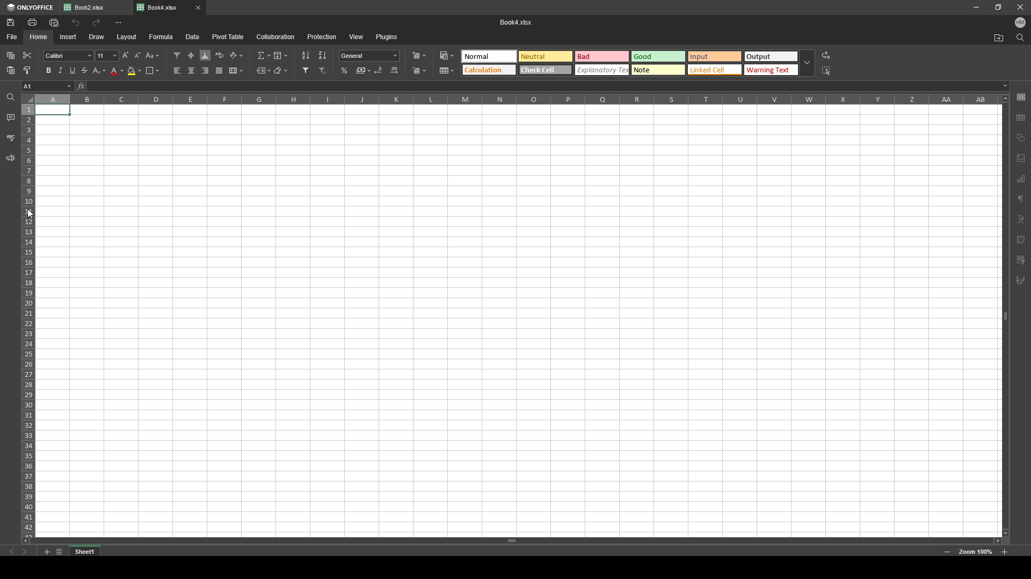  What do you see at coordinates (236, 71) in the screenshot?
I see `merge and center` at bounding box center [236, 71].